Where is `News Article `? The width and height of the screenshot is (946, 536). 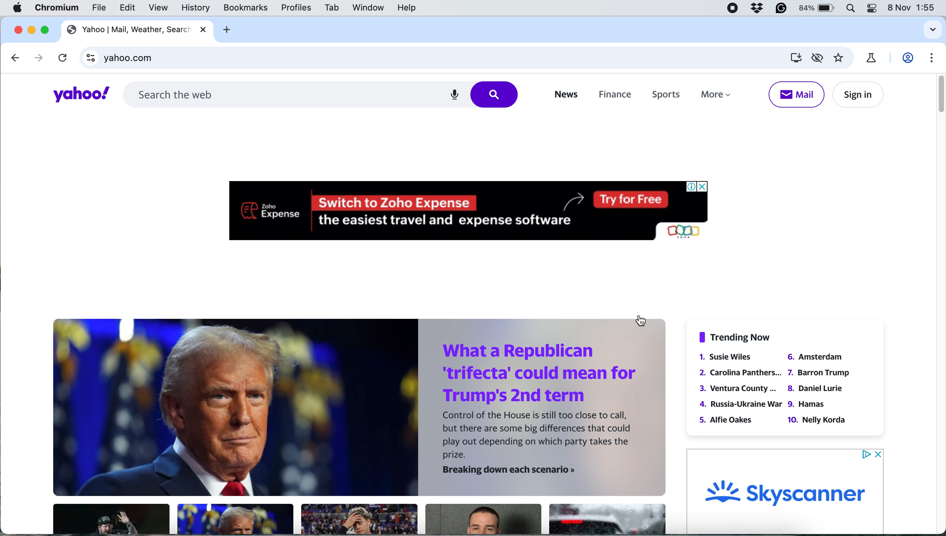 News Article  is located at coordinates (605, 520).